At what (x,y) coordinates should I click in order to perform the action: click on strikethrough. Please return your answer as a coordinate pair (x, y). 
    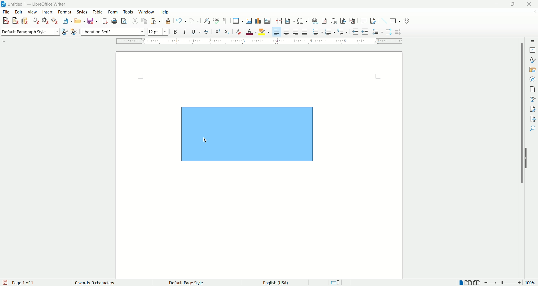
    Looking at the image, I should click on (206, 32).